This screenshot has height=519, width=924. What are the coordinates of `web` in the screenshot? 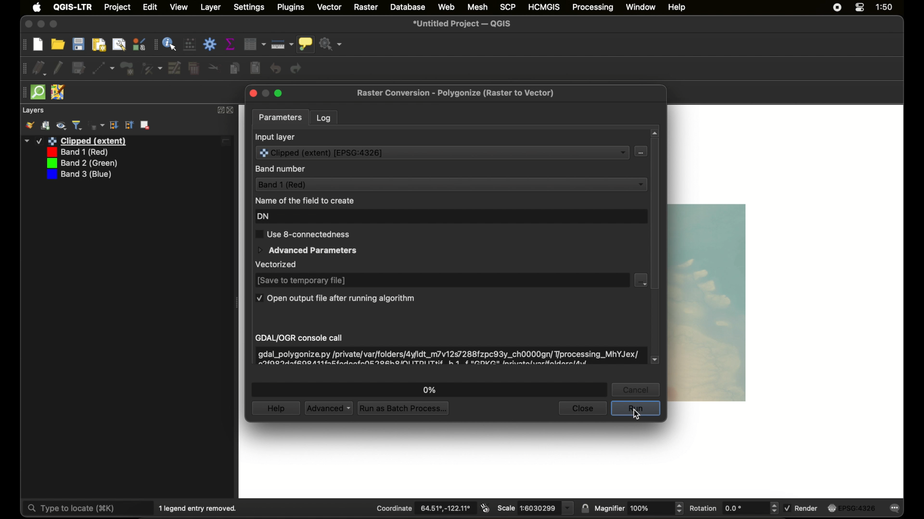 It's located at (447, 7).